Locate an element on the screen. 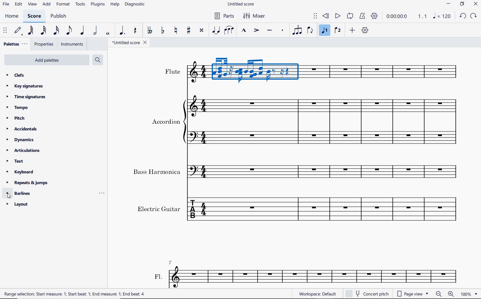 This screenshot has width=481, height=299. file is located at coordinates (5, 5).